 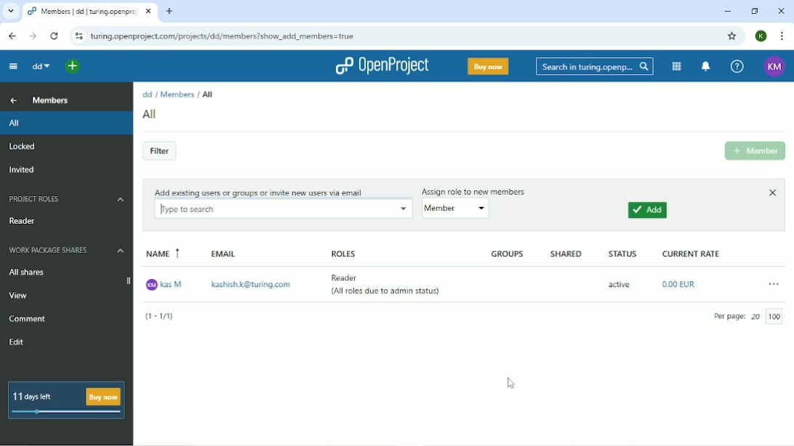 What do you see at coordinates (350, 277) in the screenshot?
I see `Reader` at bounding box center [350, 277].